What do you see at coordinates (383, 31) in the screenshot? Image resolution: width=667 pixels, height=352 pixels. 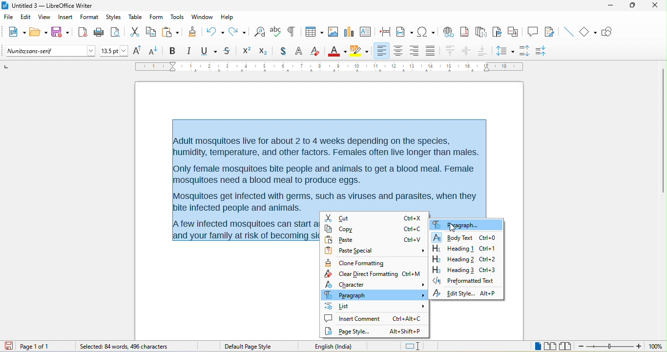 I see `page break` at bounding box center [383, 31].